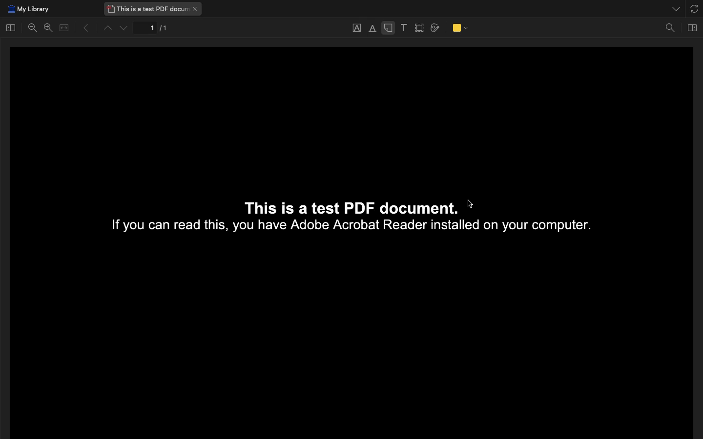 This screenshot has width=703, height=439. I want to click on Toggle context pane, so click(693, 27).